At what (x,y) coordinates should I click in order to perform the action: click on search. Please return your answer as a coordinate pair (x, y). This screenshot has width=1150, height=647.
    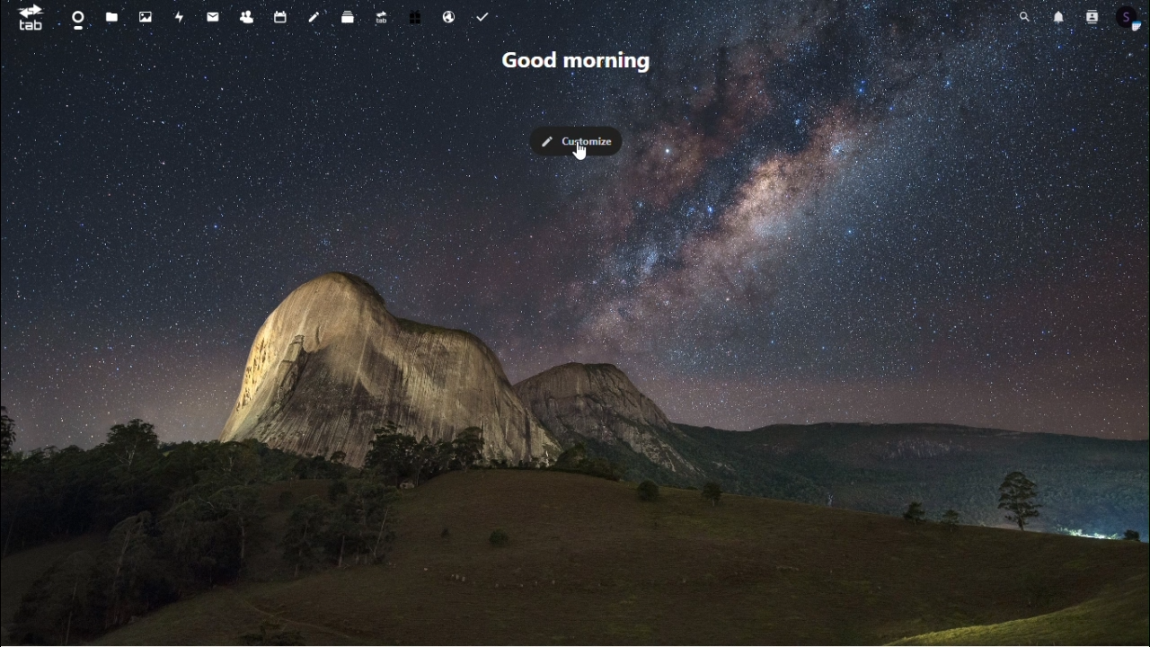
    Looking at the image, I should click on (1020, 21).